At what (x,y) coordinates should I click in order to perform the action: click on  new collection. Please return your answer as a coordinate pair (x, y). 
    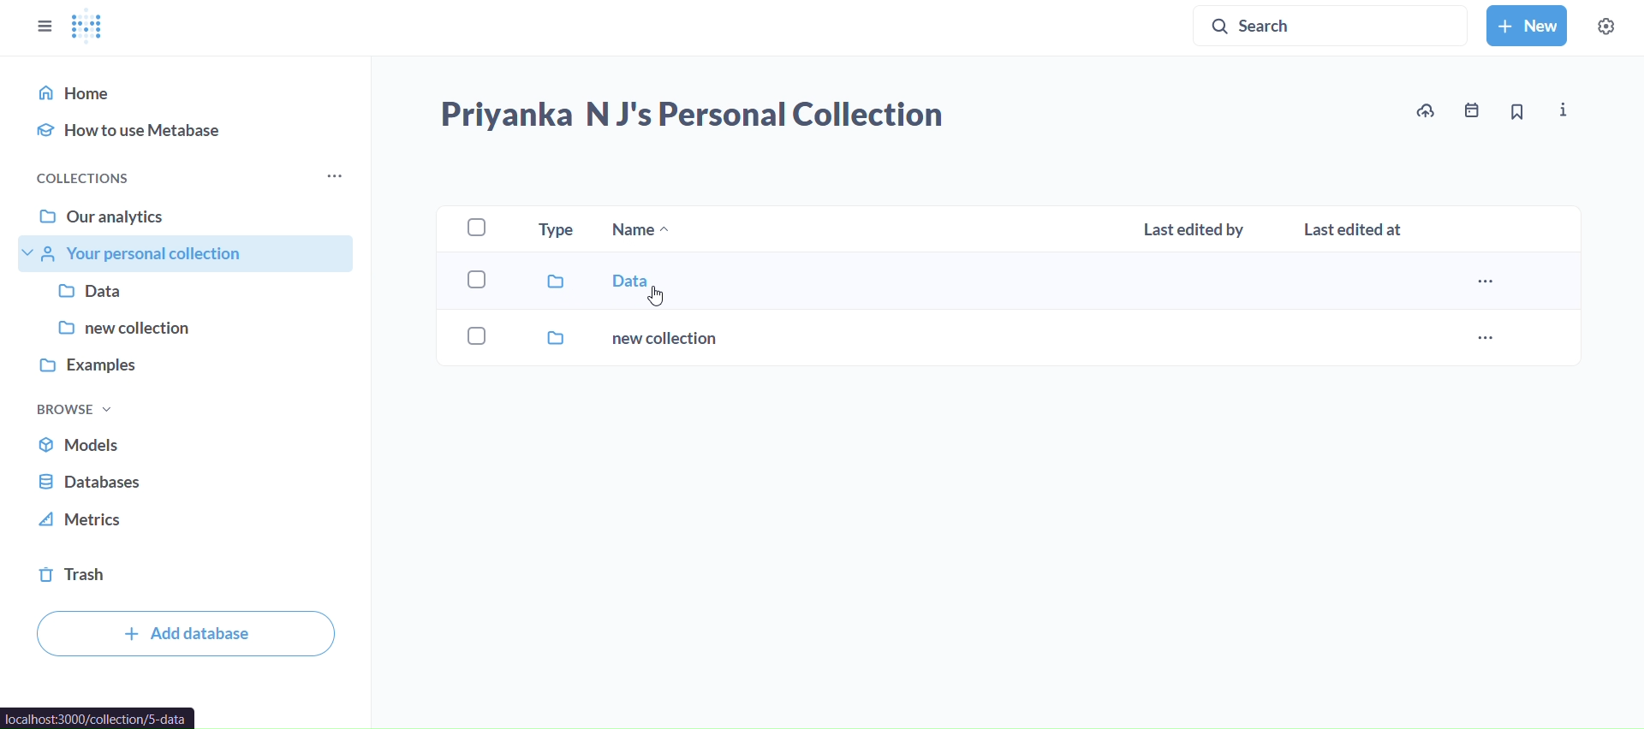
    Looking at the image, I should click on (195, 327).